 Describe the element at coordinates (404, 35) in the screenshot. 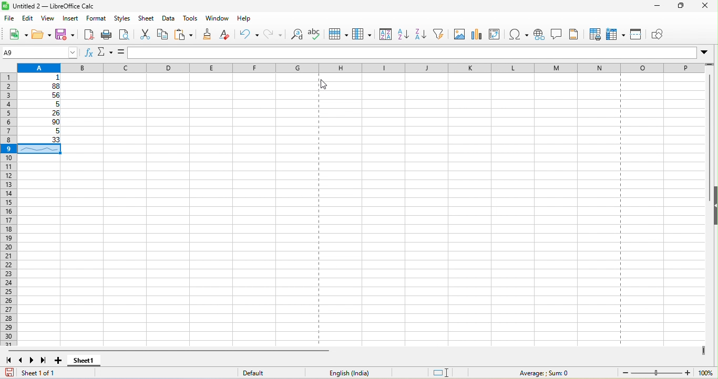

I see `sort ascending` at that location.